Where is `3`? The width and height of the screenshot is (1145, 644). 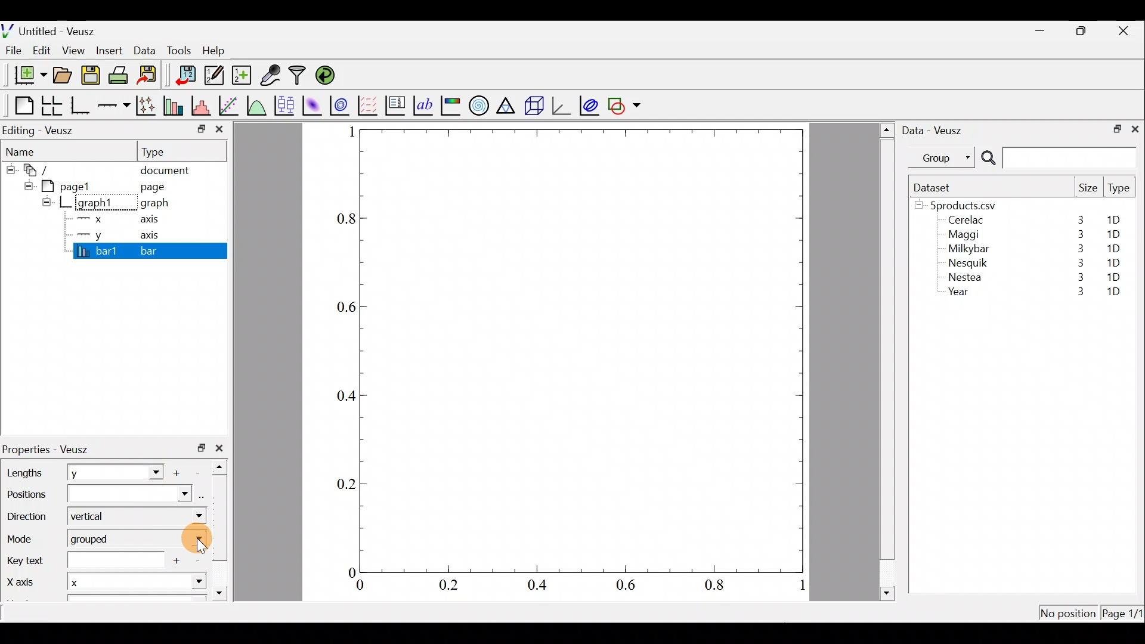
3 is located at coordinates (1078, 279).